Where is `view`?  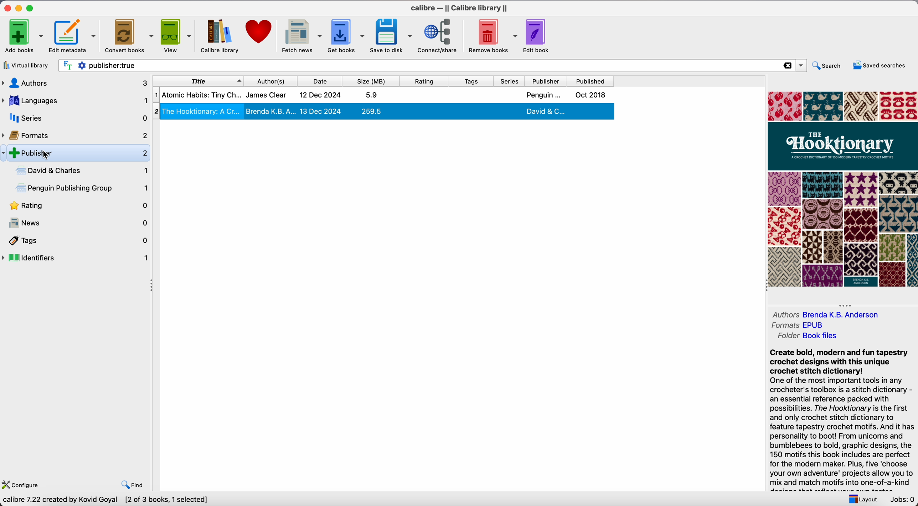 view is located at coordinates (177, 36).